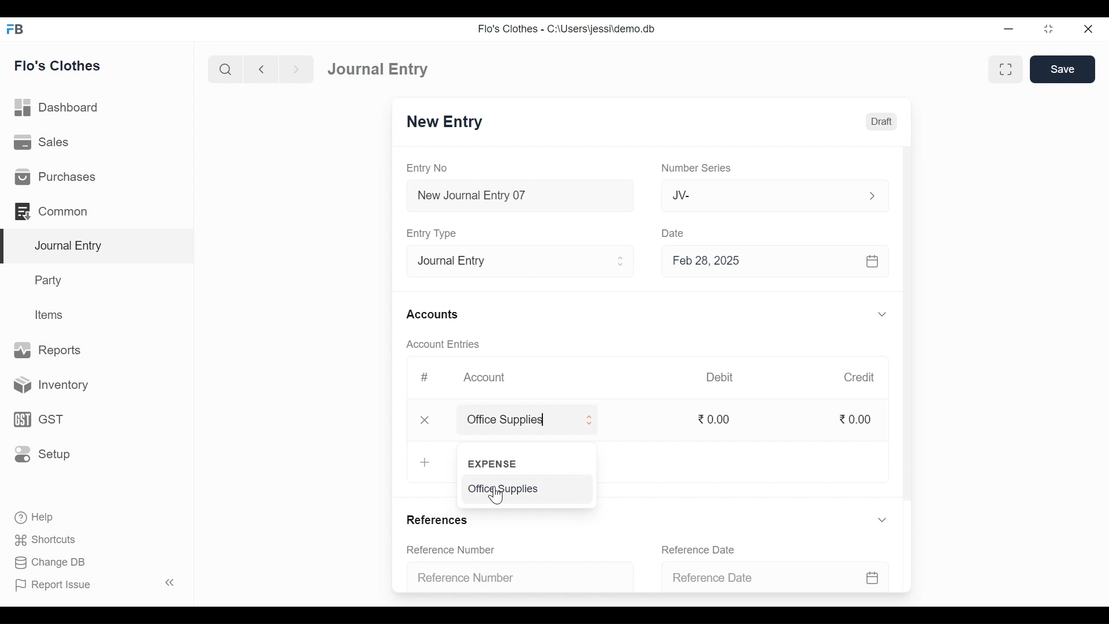  I want to click on Cursor, so click(498, 497).